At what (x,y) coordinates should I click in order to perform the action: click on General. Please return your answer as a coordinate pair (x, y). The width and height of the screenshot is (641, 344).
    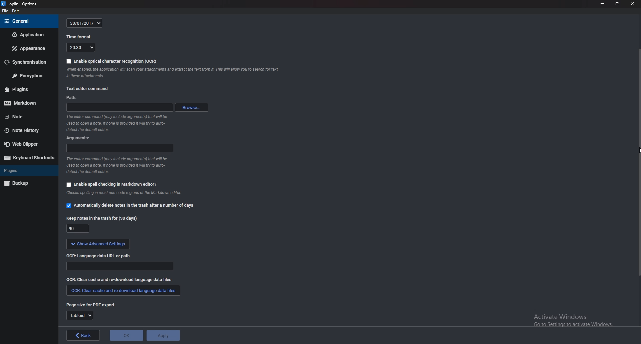
    Looking at the image, I should click on (28, 22).